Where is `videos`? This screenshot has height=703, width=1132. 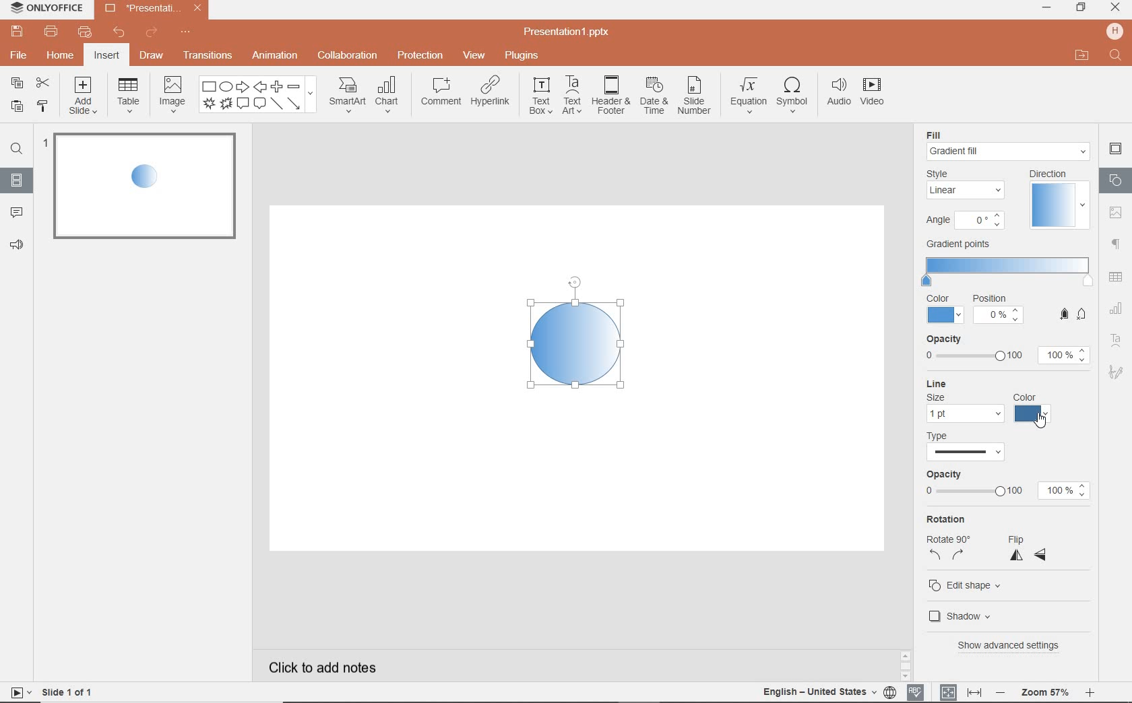 videos is located at coordinates (874, 93).